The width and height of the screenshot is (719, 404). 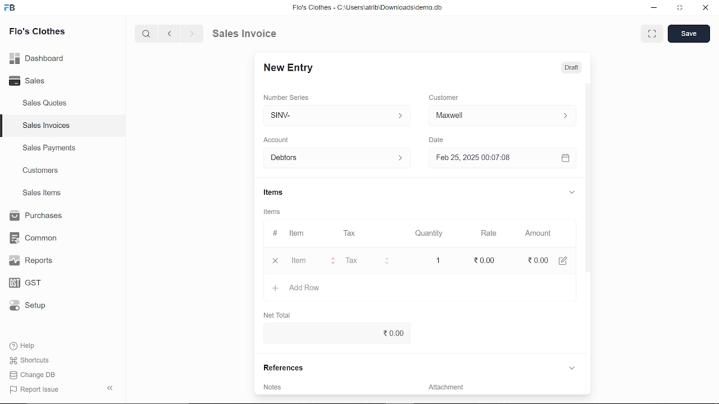 I want to click on expand, so click(x=573, y=193).